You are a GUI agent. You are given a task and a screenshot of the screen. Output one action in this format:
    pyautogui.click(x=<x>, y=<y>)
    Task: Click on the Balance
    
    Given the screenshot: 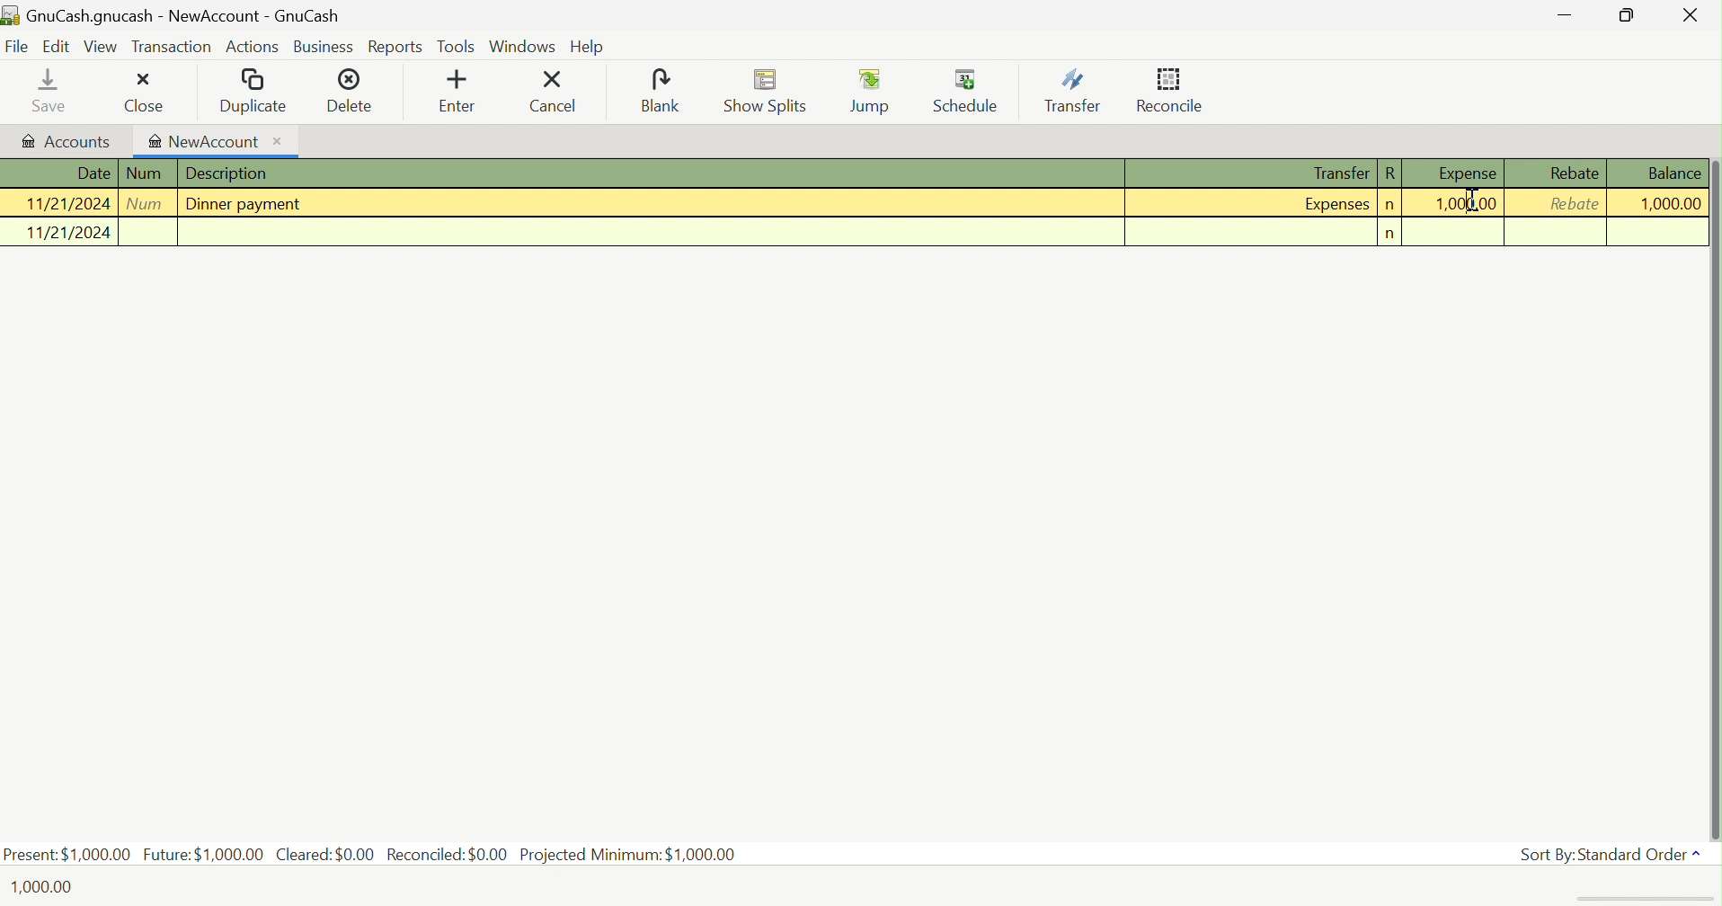 What is the action you would take?
    pyautogui.click(x=1674, y=174)
    